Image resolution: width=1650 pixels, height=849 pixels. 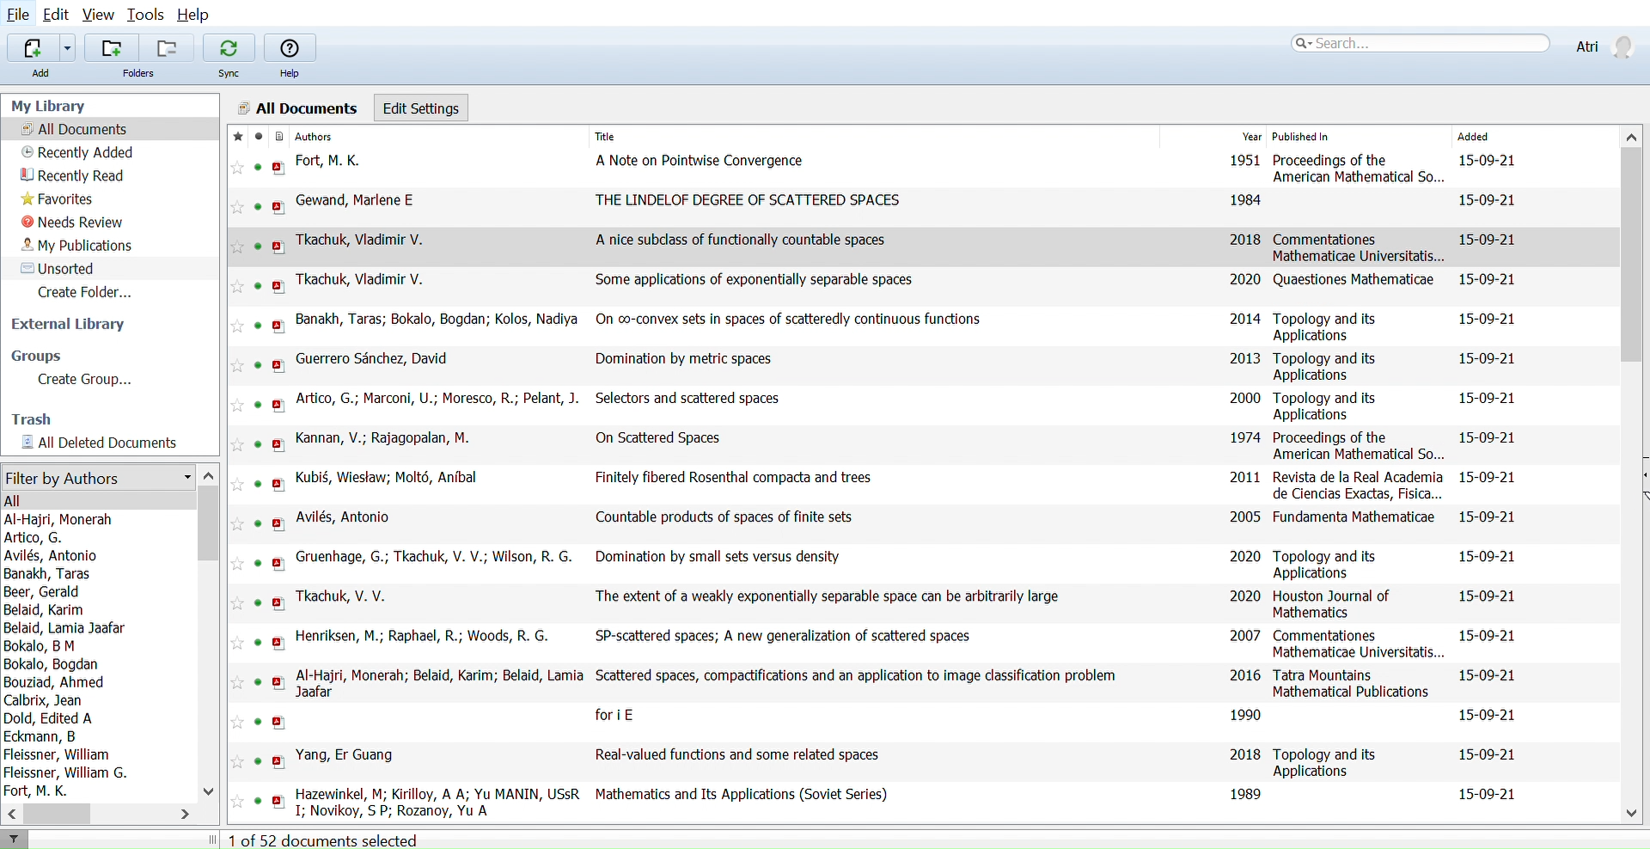 What do you see at coordinates (1360, 644) in the screenshot?
I see `Commentationes Mathematicae Universitatis...` at bounding box center [1360, 644].